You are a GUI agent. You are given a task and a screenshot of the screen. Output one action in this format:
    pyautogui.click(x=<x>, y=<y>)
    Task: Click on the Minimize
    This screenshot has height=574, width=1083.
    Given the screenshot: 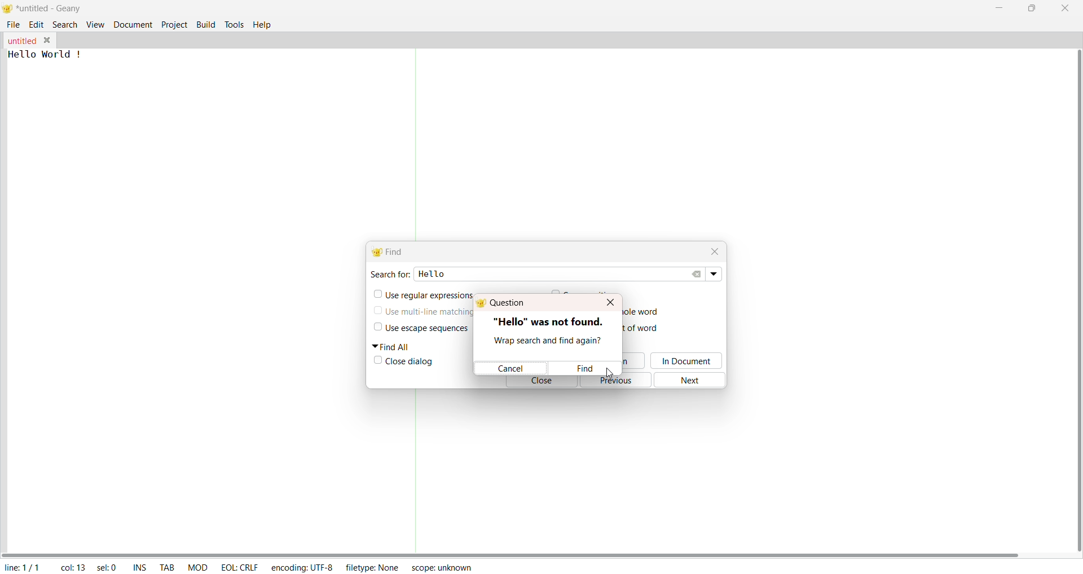 What is the action you would take?
    pyautogui.click(x=996, y=8)
    